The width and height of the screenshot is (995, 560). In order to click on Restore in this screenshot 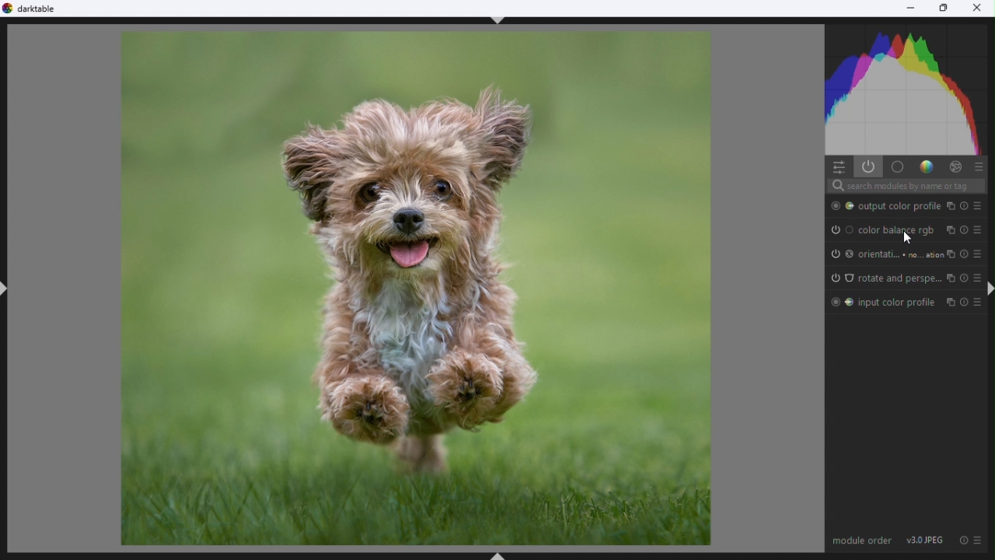, I will do `click(944, 9)`.